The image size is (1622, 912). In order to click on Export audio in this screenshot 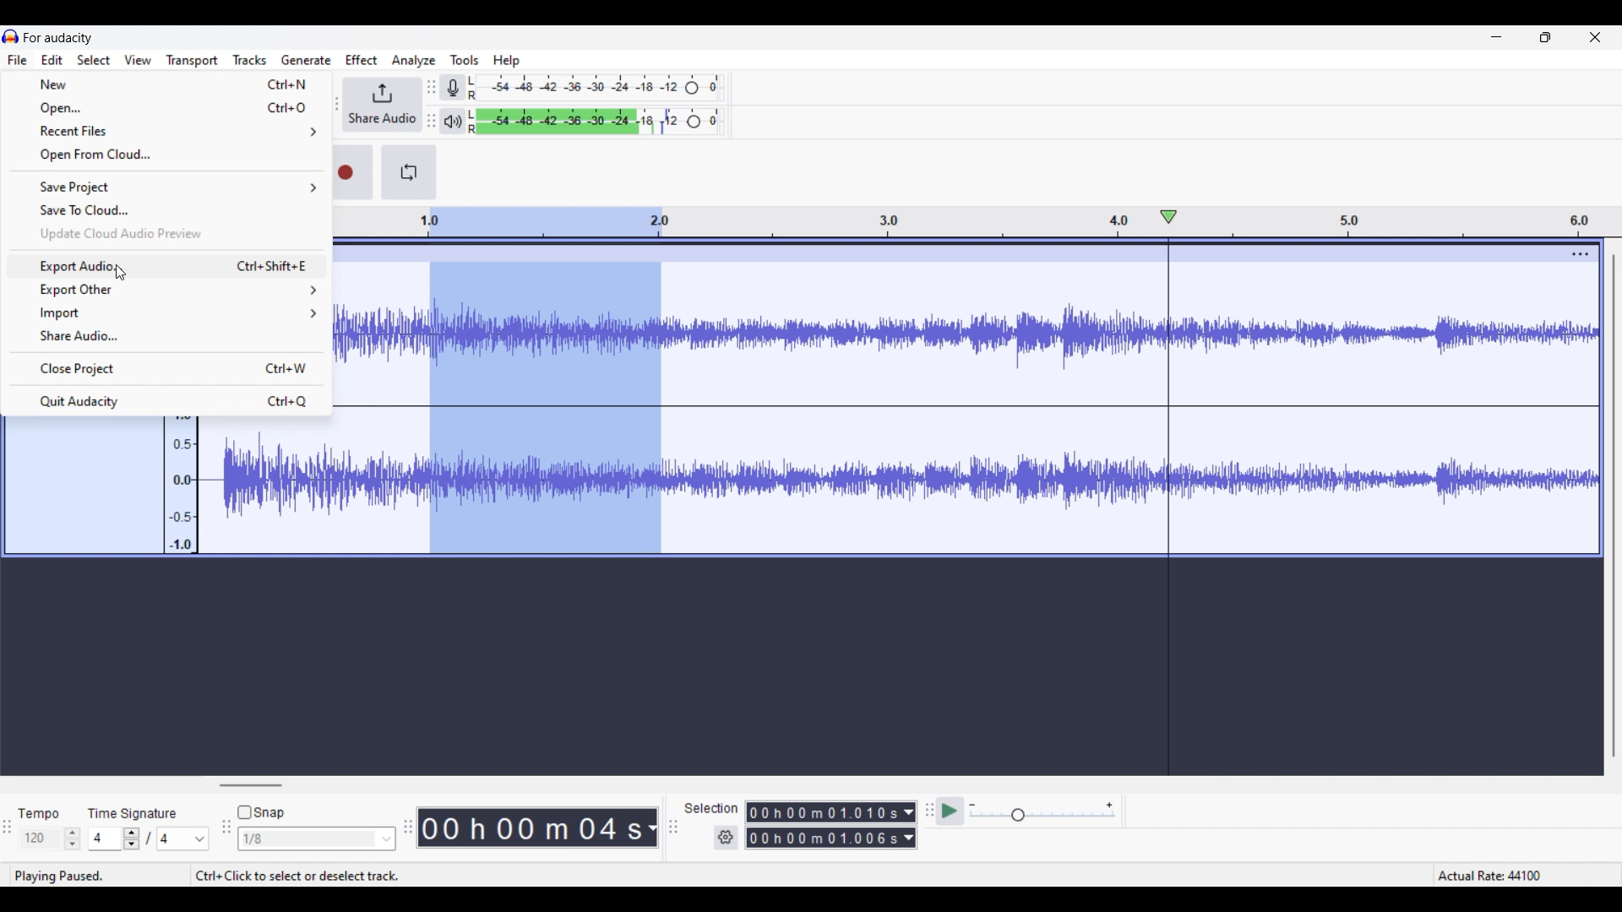, I will do `click(165, 266)`.